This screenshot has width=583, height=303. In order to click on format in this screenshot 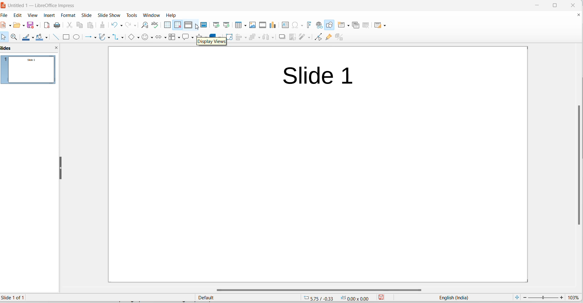, I will do `click(69, 15)`.